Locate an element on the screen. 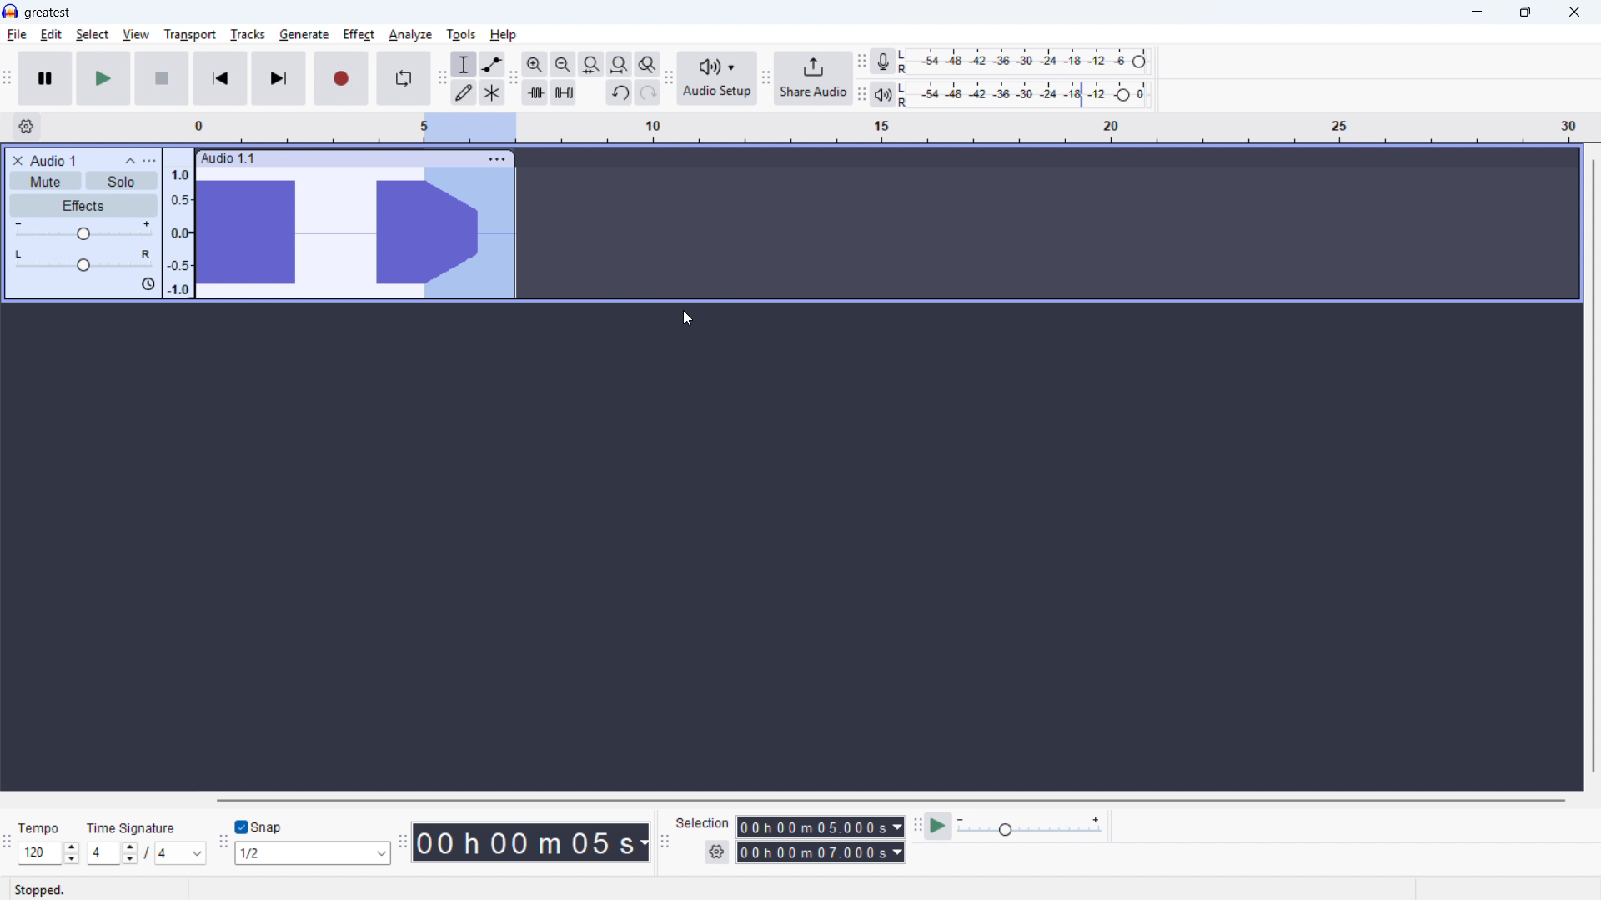 The width and height of the screenshot is (1601, 900). Selection settings  is located at coordinates (718, 852).